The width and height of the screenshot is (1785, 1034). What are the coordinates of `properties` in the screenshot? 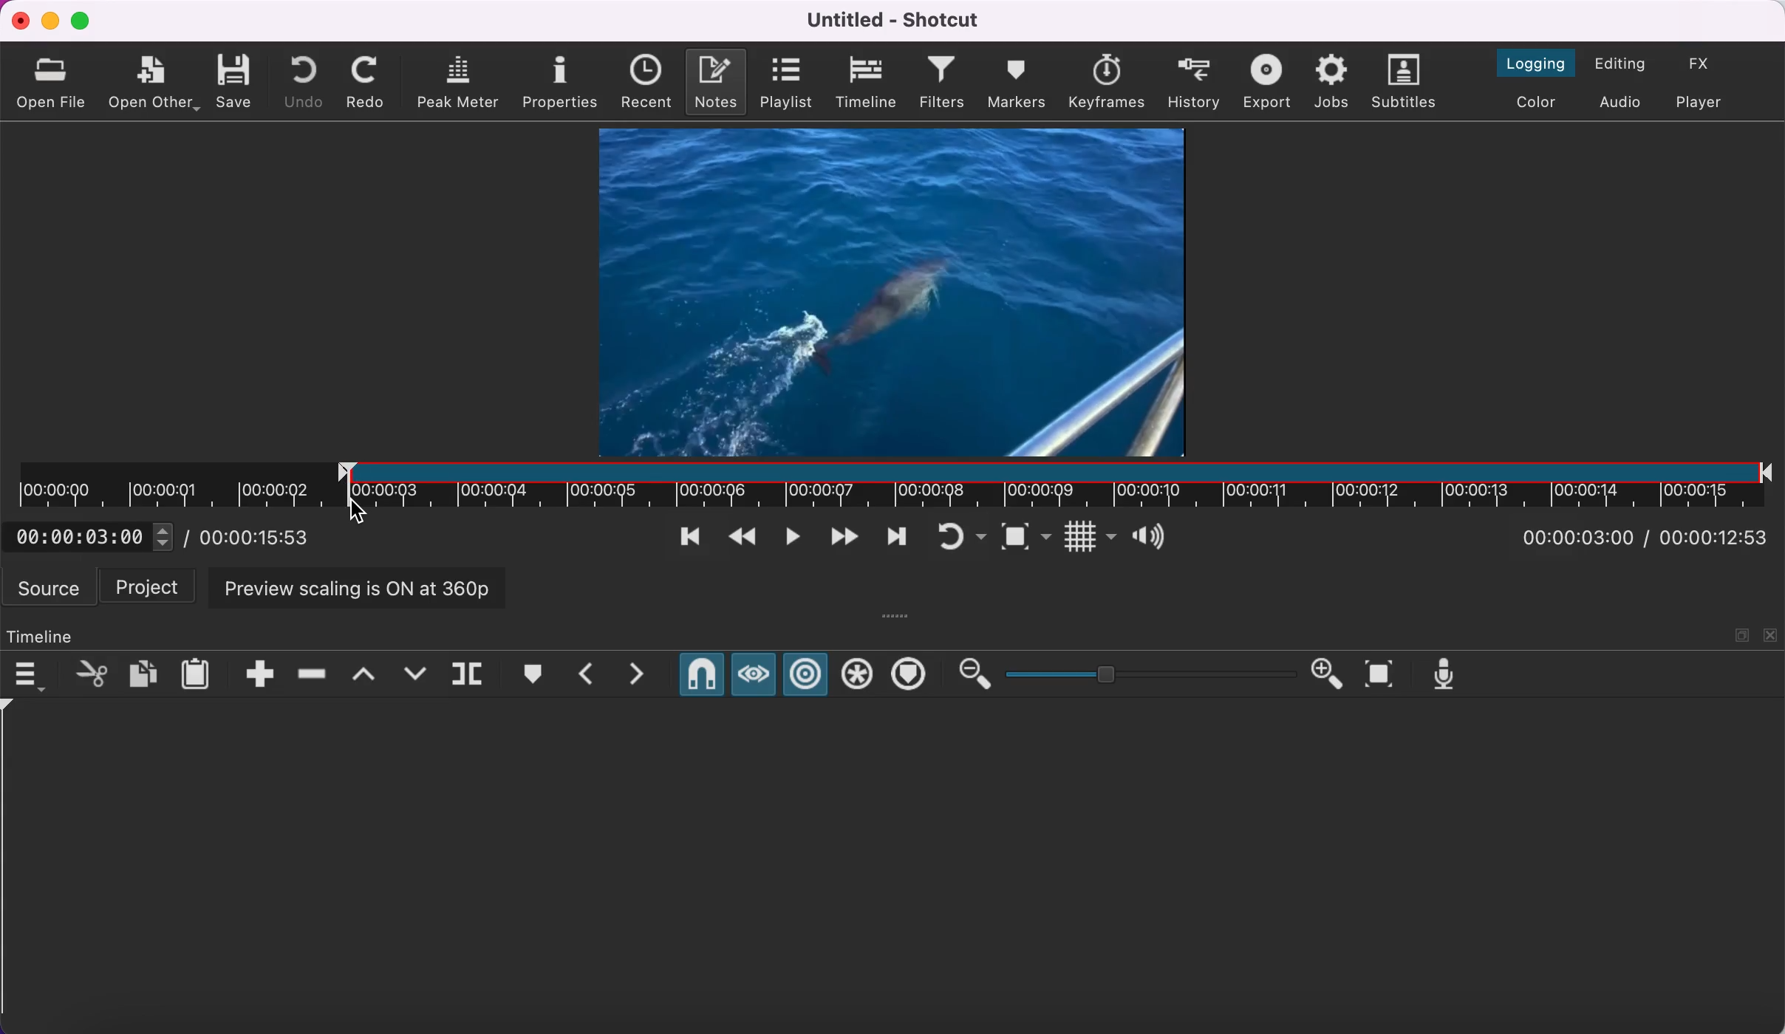 It's located at (562, 80).